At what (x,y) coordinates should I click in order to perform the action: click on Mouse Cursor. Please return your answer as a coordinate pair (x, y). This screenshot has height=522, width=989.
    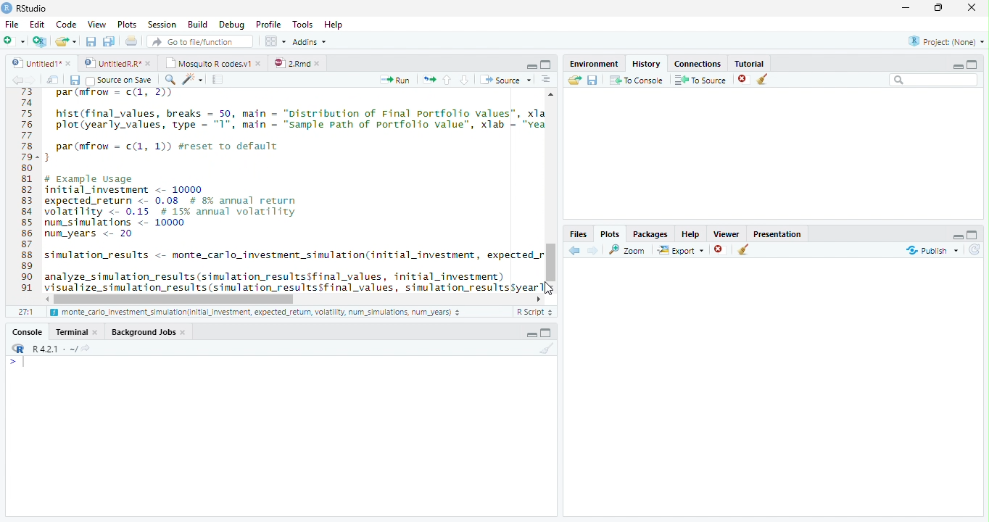
    Looking at the image, I should click on (550, 289).